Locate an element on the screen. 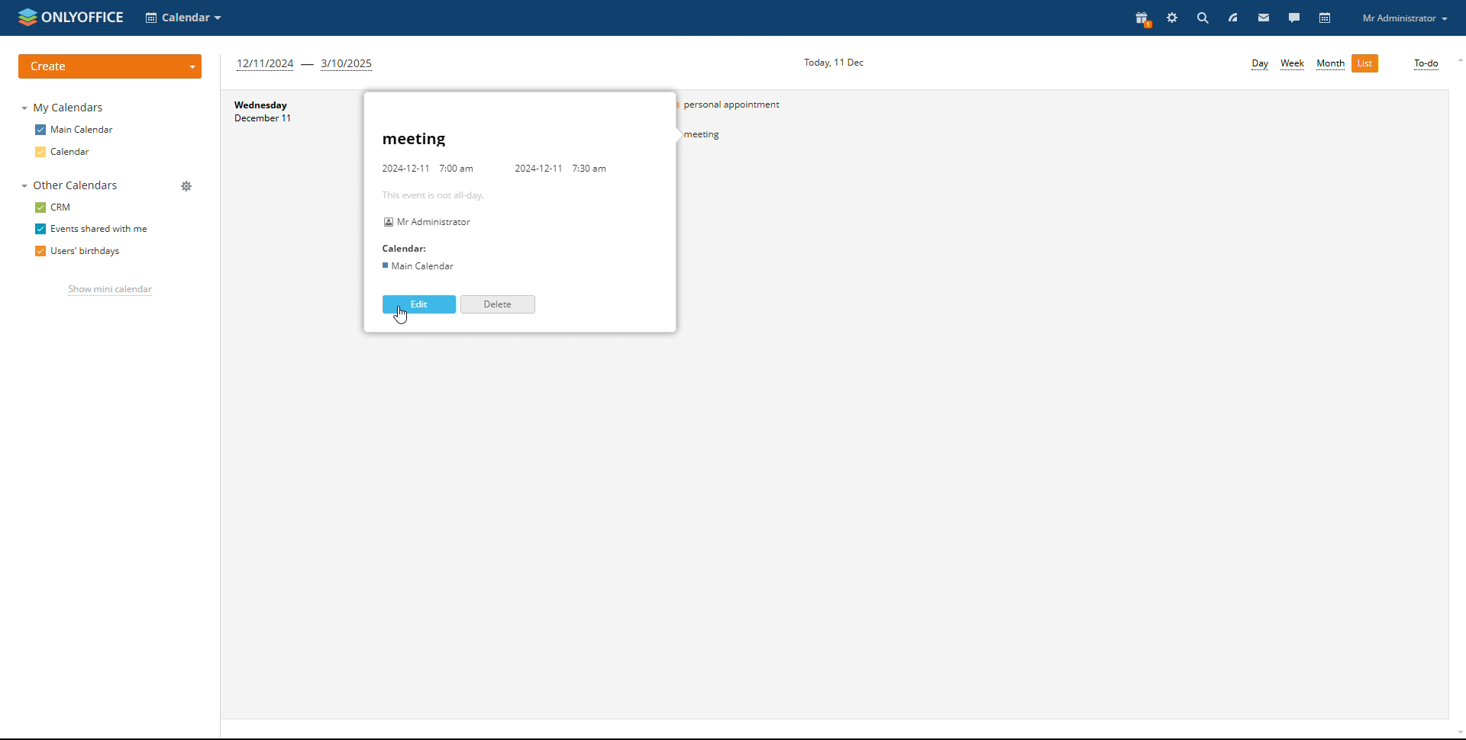 The image size is (1466, 740). my calendars is located at coordinates (65, 107).